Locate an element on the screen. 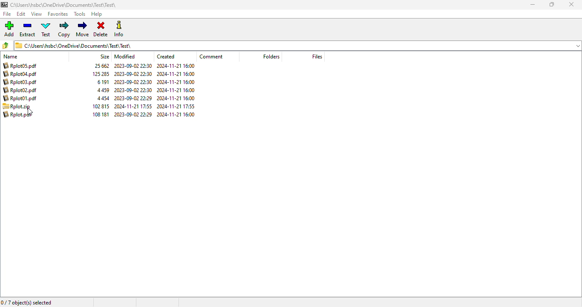  minimize is located at coordinates (532, 5).